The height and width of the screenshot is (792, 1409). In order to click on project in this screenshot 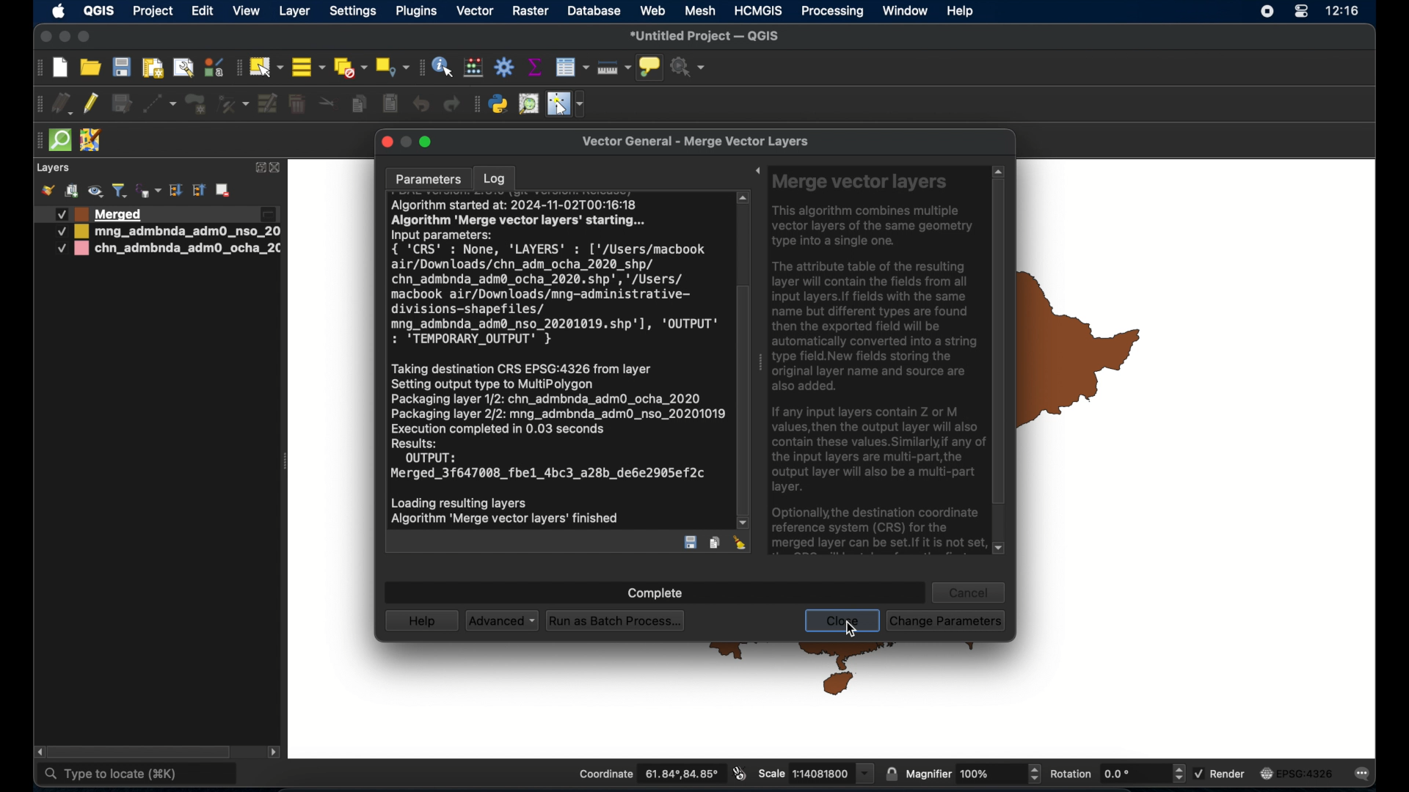, I will do `click(154, 12)`.